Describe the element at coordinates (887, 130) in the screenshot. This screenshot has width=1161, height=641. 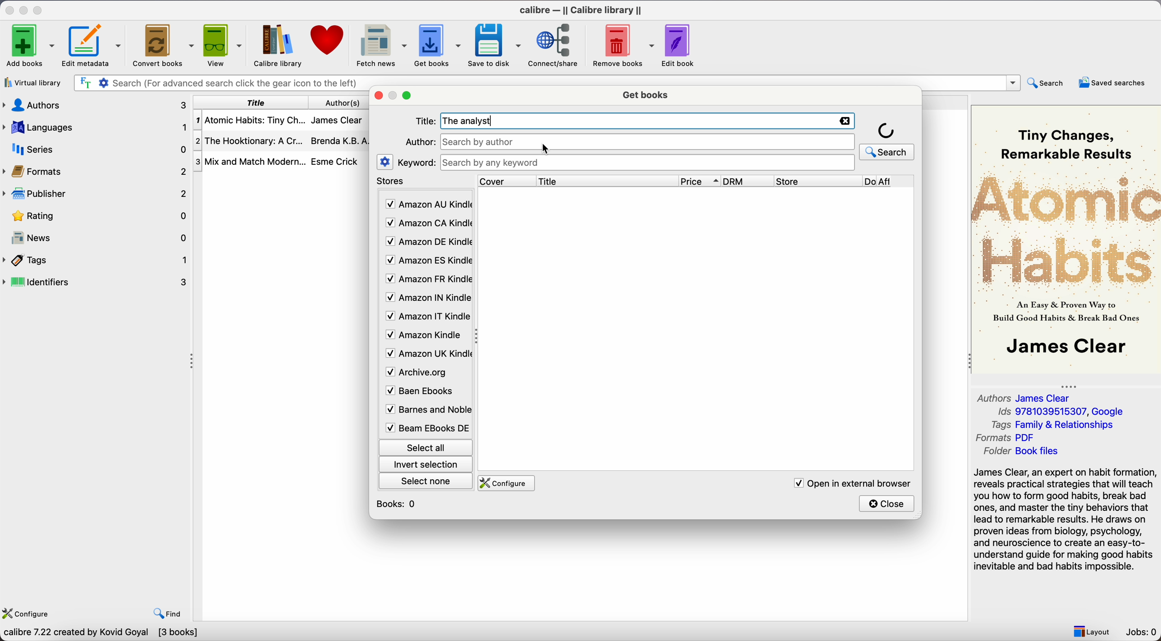
I see `loading icon` at that location.